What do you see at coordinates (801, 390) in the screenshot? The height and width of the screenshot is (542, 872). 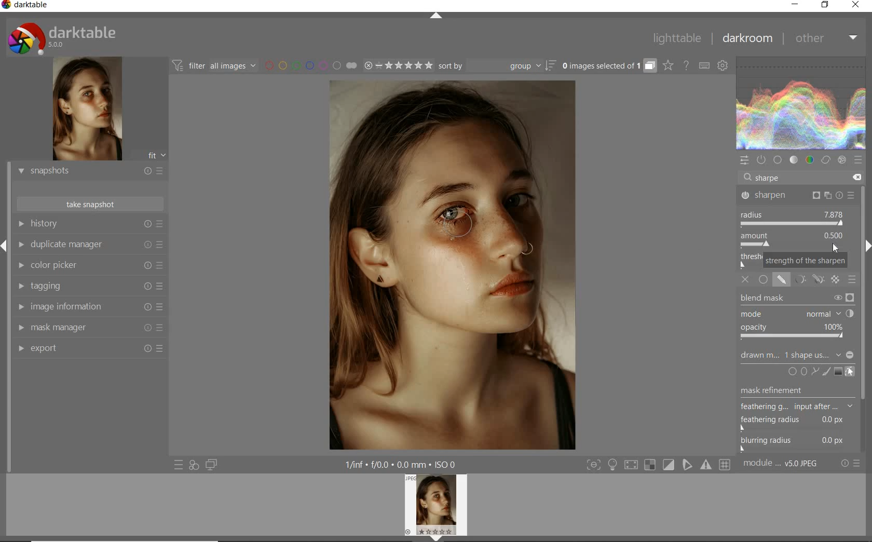 I see `MASK REFINEMENT` at bounding box center [801, 390].